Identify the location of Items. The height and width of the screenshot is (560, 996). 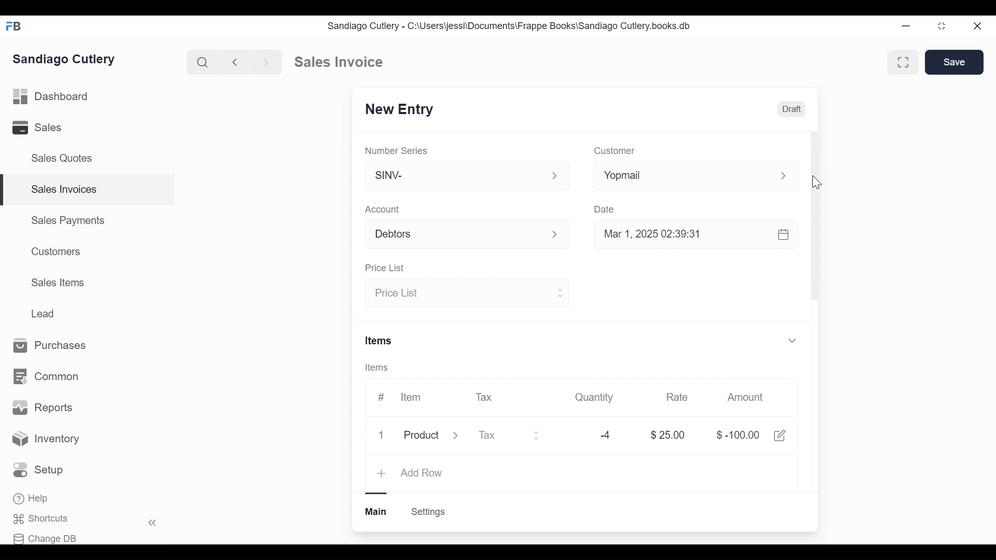
(583, 340).